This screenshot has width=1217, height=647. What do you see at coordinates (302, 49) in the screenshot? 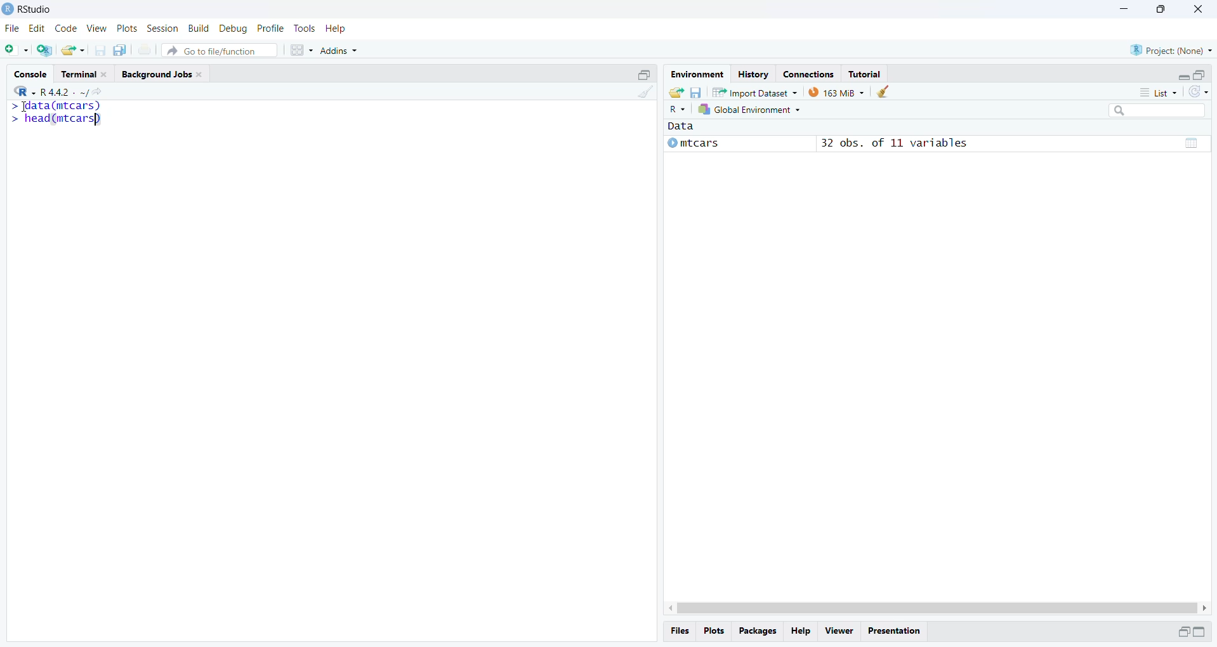
I see `grid` at bounding box center [302, 49].